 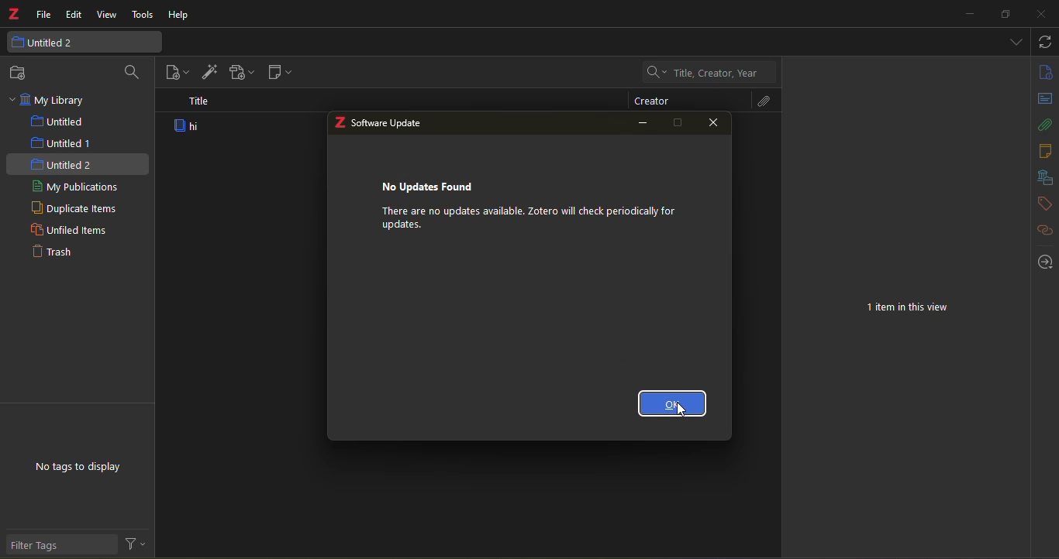 What do you see at coordinates (53, 250) in the screenshot?
I see `trash` at bounding box center [53, 250].